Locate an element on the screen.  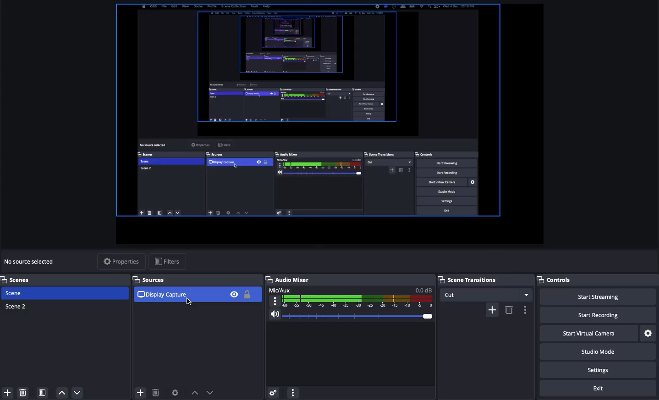
Settings is located at coordinates (597, 369).